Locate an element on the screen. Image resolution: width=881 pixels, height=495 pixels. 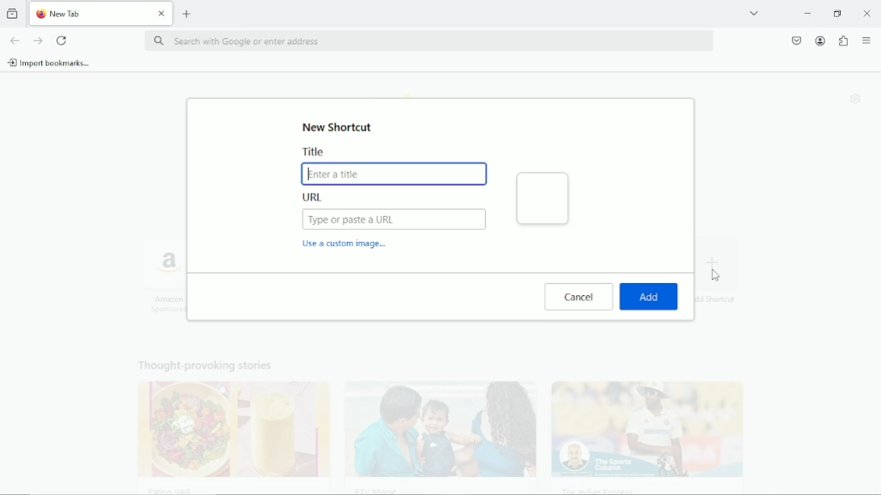
go forward is located at coordinates (39, 41).